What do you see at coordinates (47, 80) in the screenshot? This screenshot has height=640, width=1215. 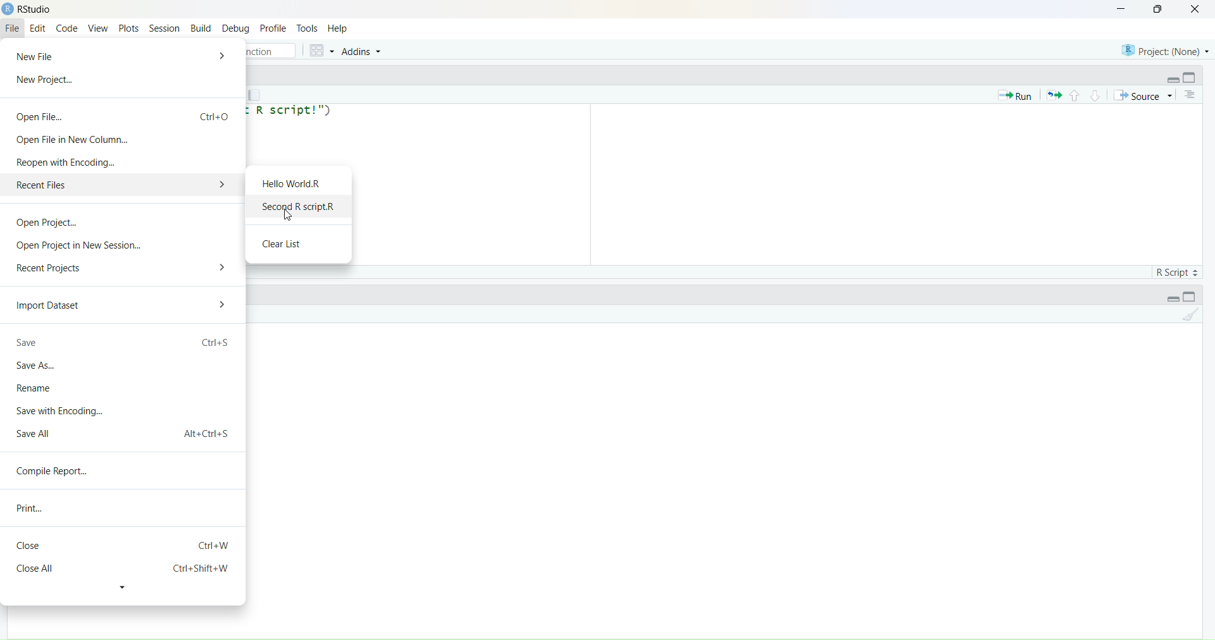 I see `New Project...` at bounding box center [47, 80].